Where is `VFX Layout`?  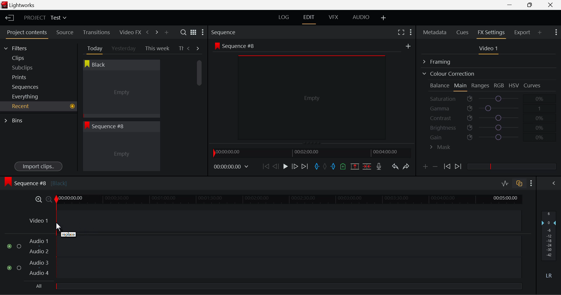 VFX Layout is located at coordinates (335, 18).